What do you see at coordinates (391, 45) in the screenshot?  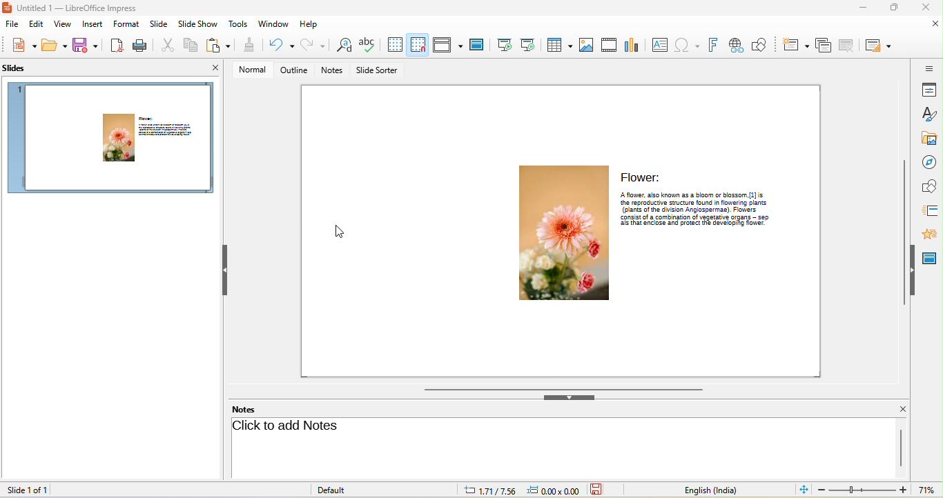 I see `display to grid` at bounding box center [391, 45].